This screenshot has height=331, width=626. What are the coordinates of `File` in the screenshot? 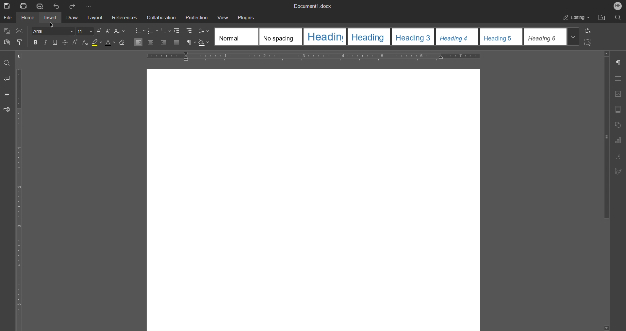 It's located at (9, 18).